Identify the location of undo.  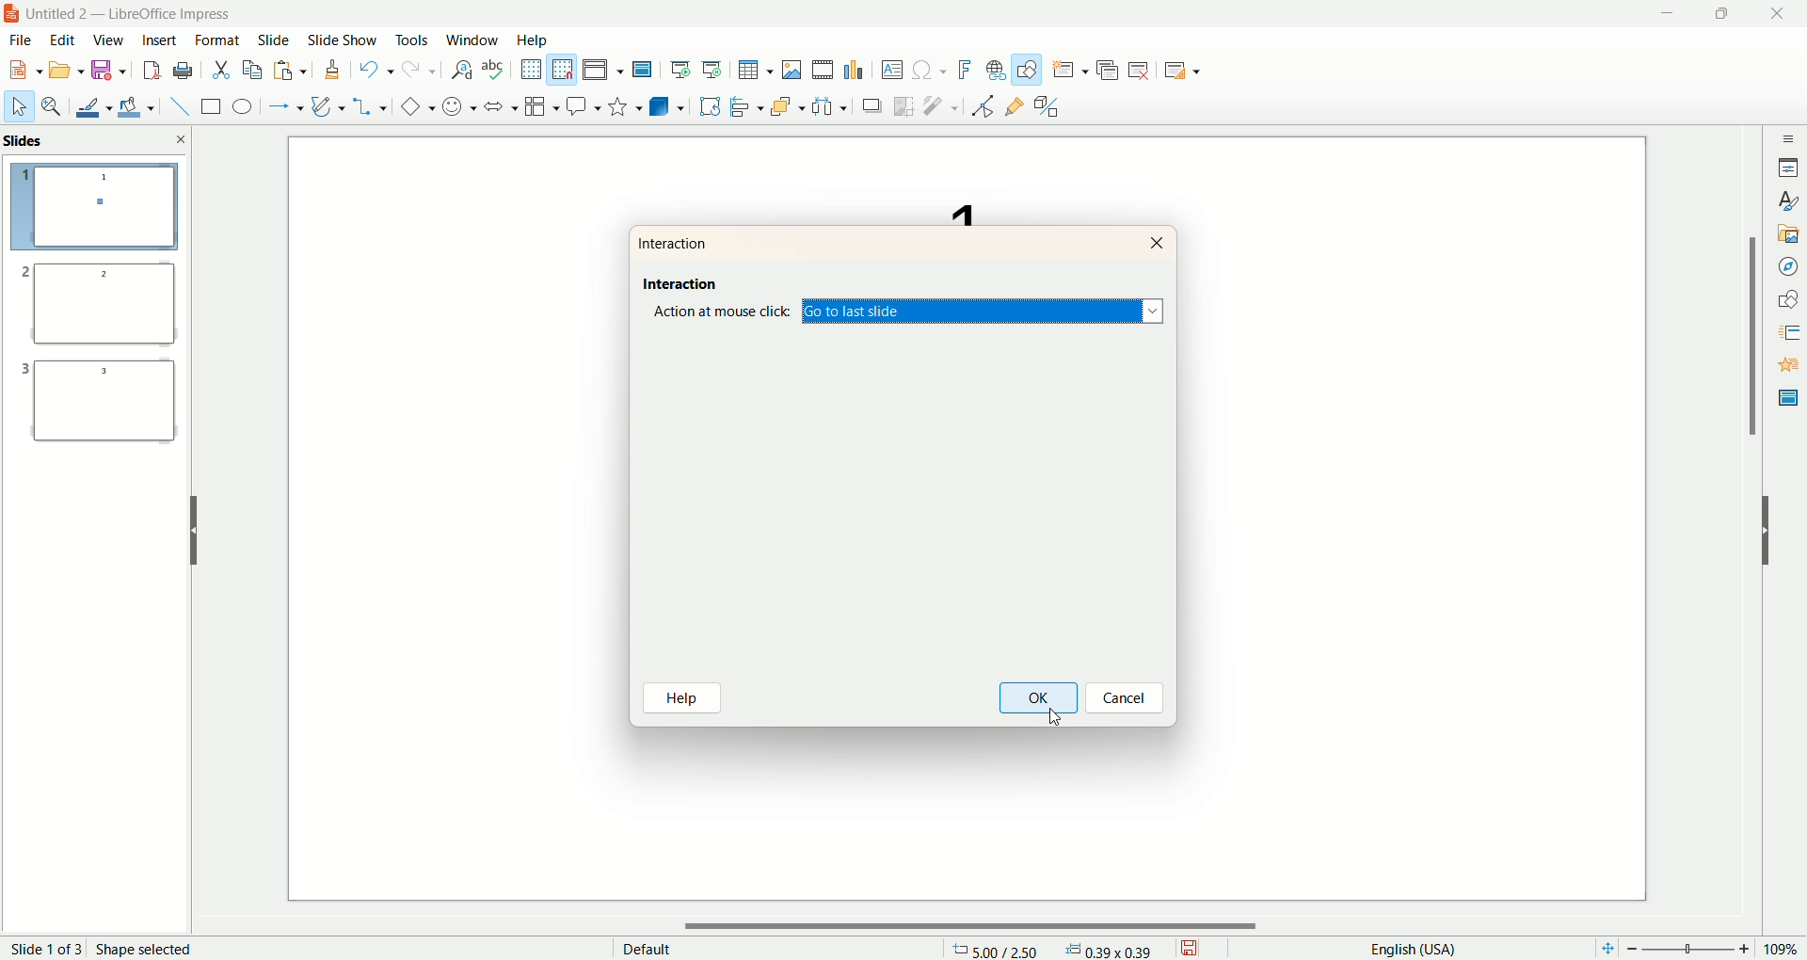
(374, 72).